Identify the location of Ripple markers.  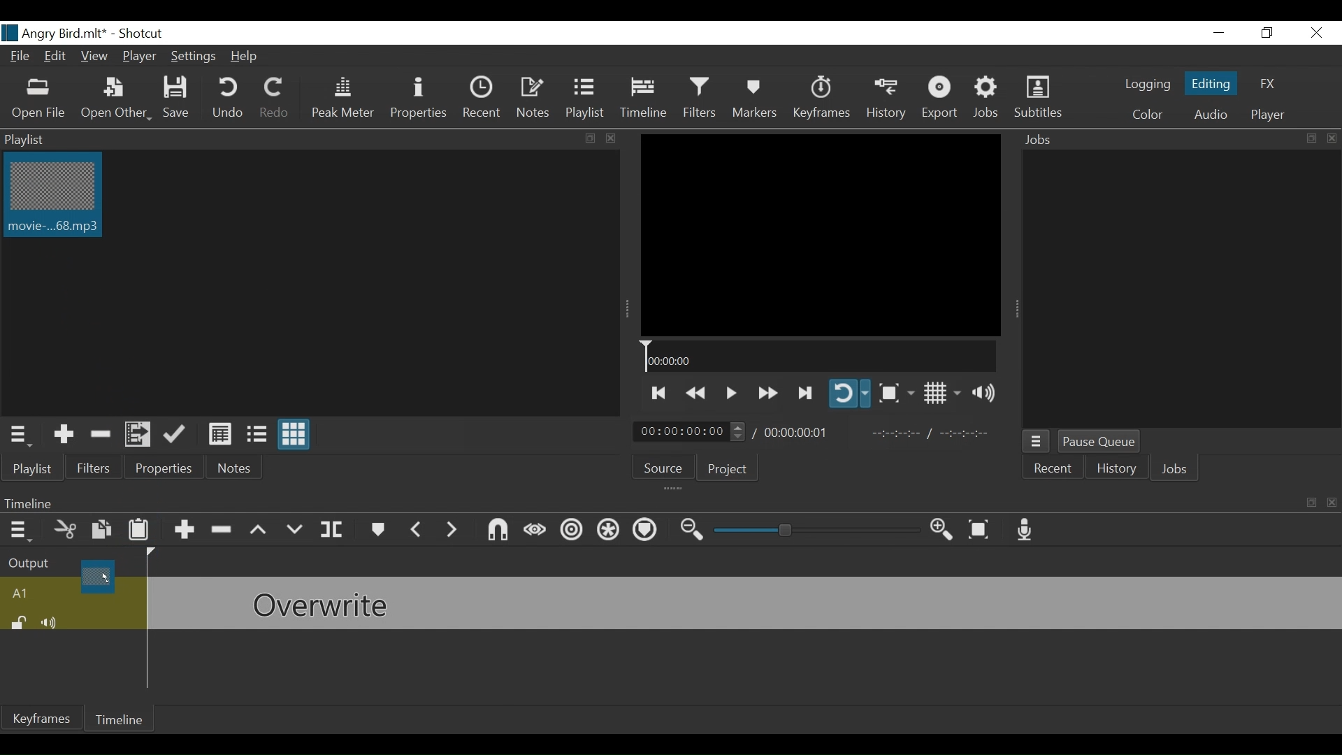
(647, 529).